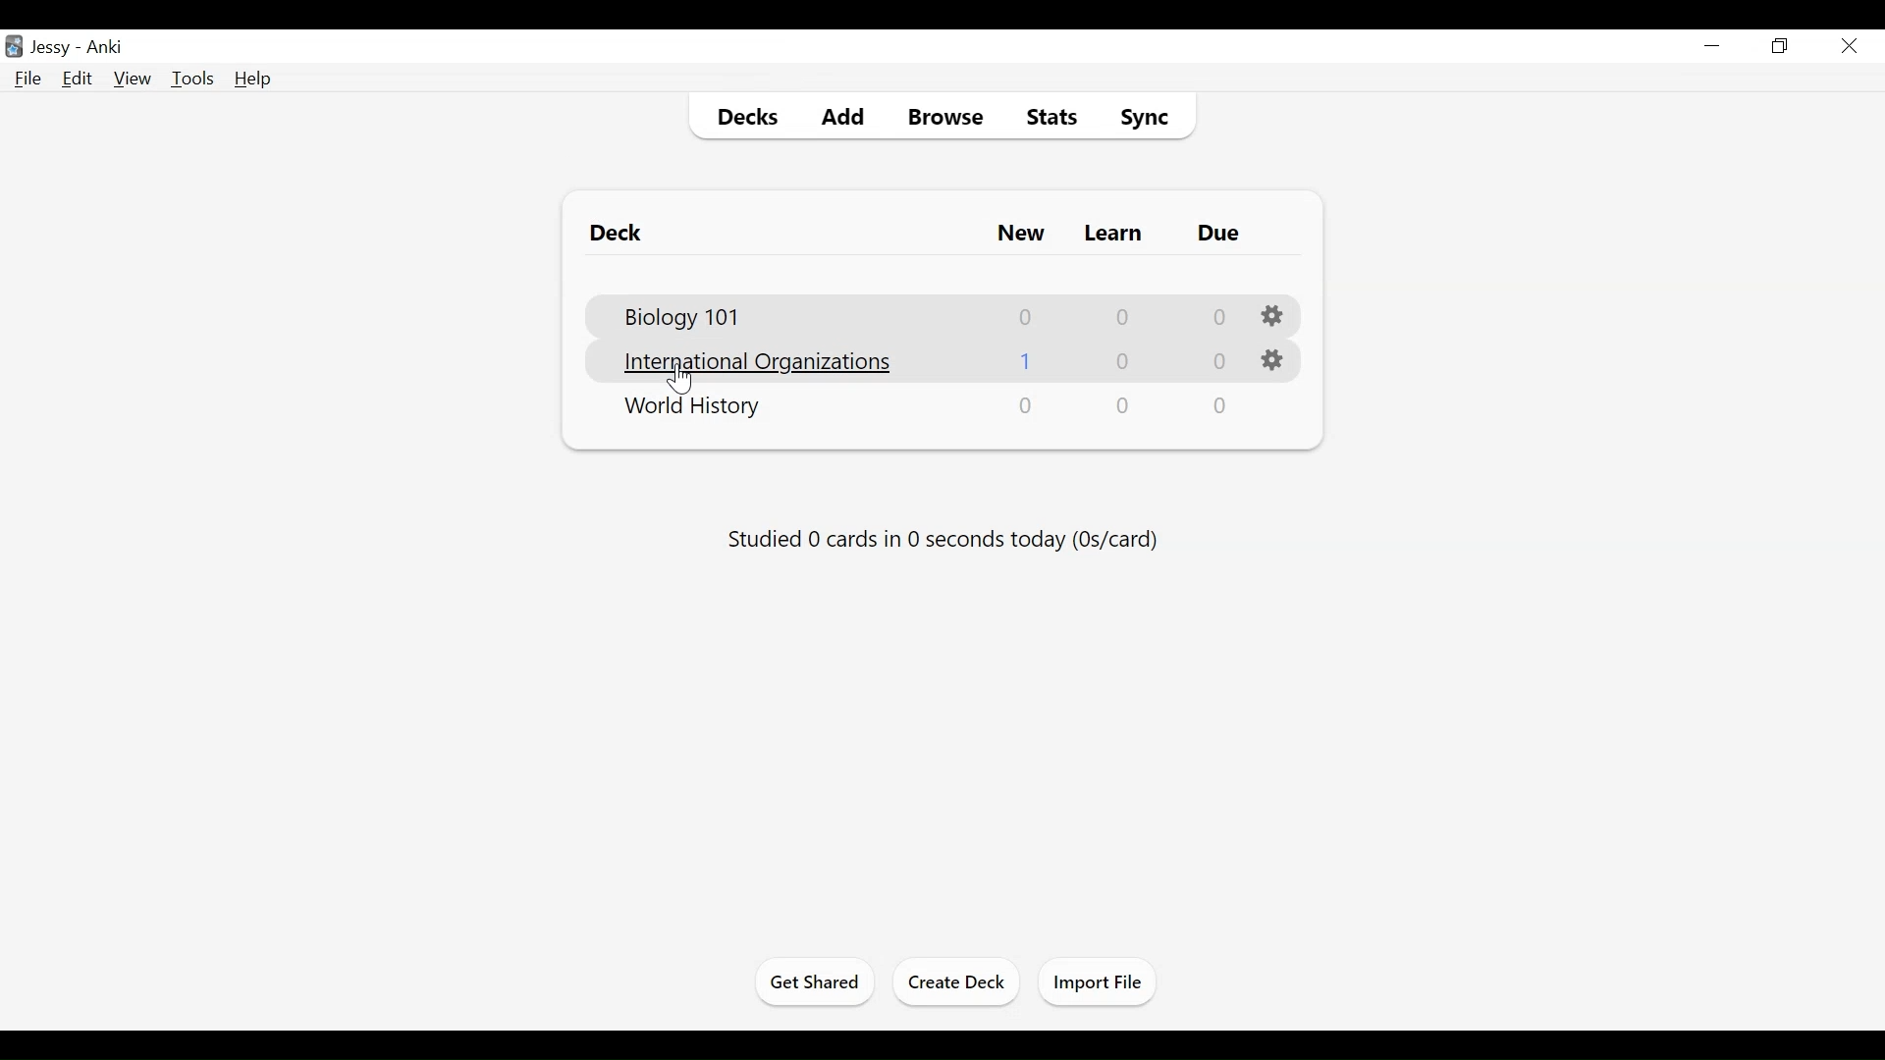 The width and height of the screenshot is (1885, 1060). Describe the element at coordinates (1026, 407) in the screenshot. I see `0` at that location.